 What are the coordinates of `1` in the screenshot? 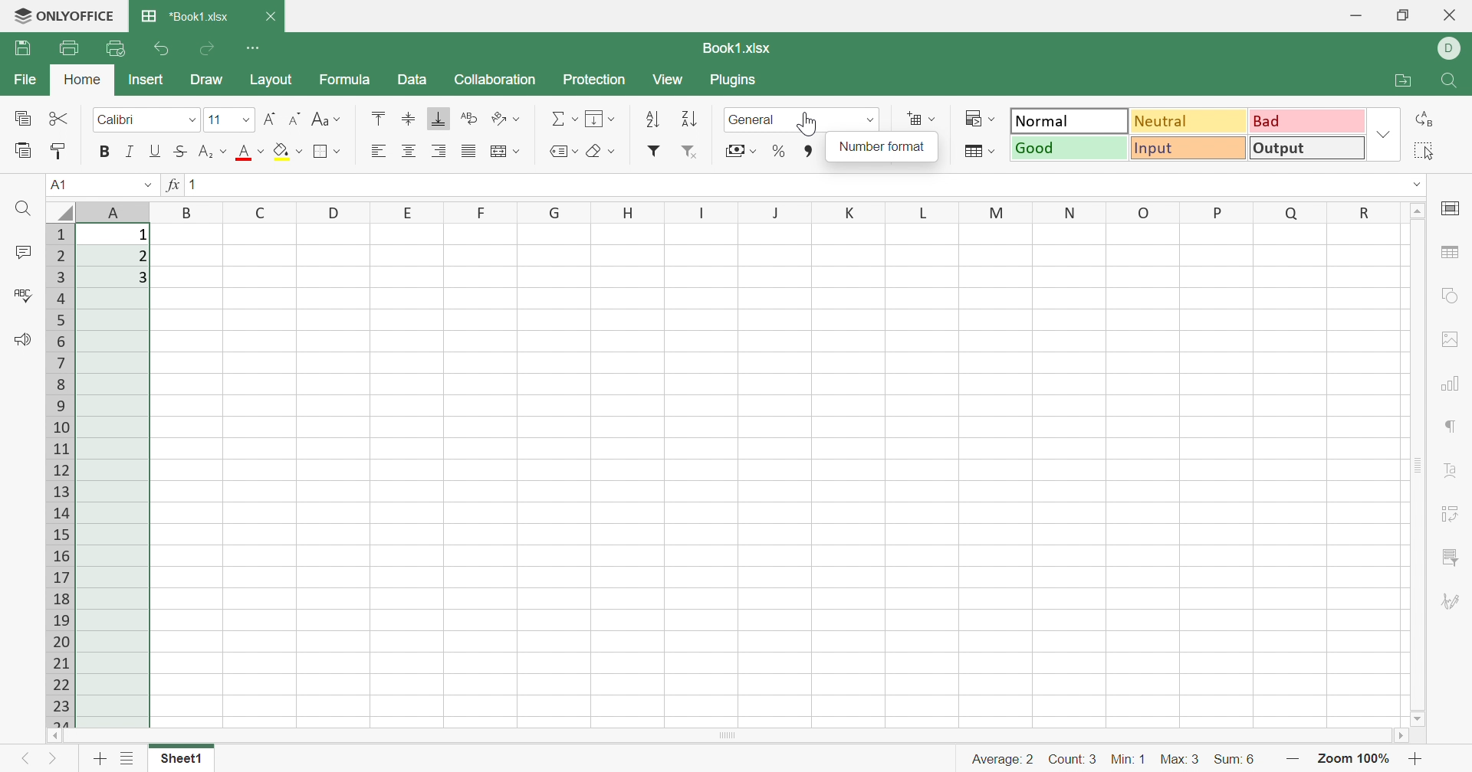 It's located at (199, 186).